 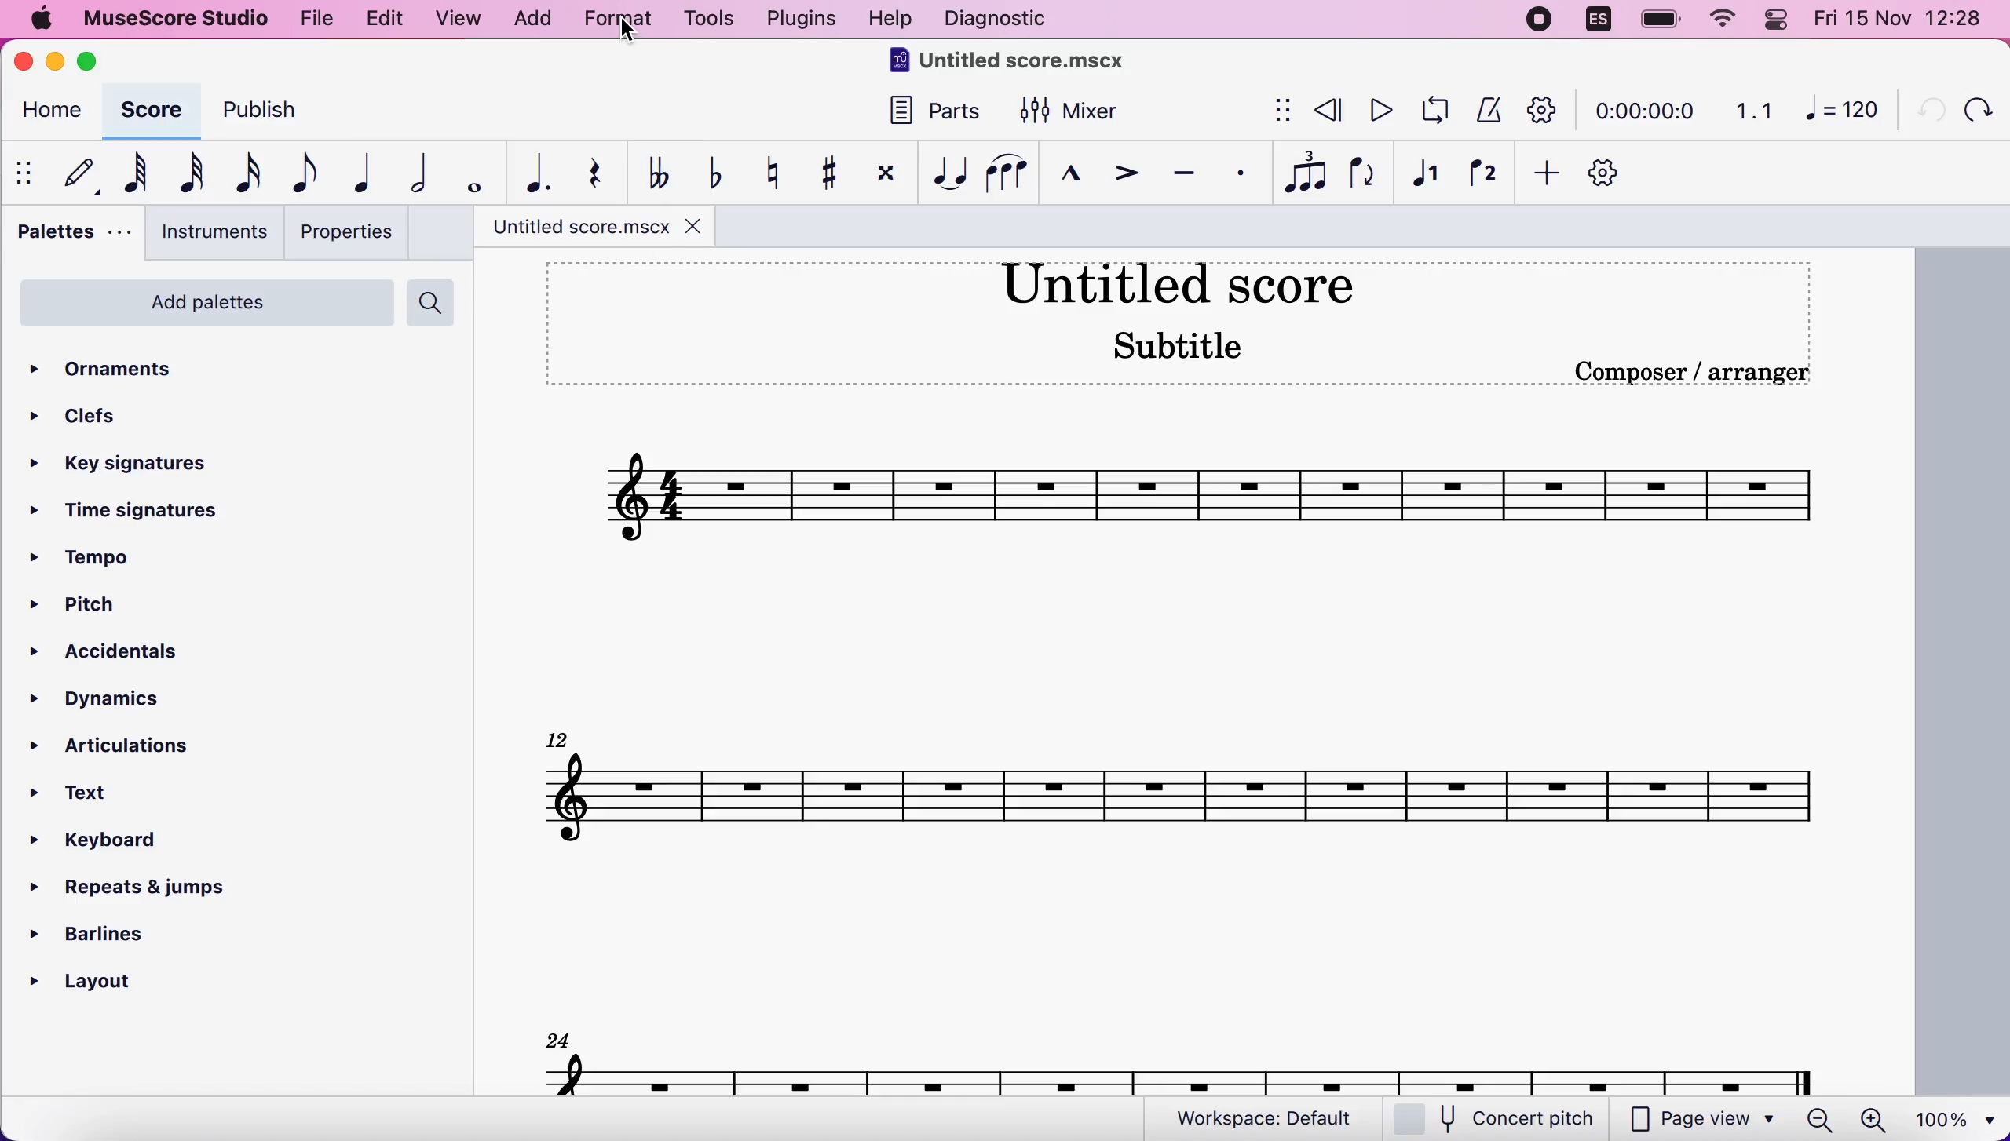 I want to click on tab, so click(x=572, y=225).